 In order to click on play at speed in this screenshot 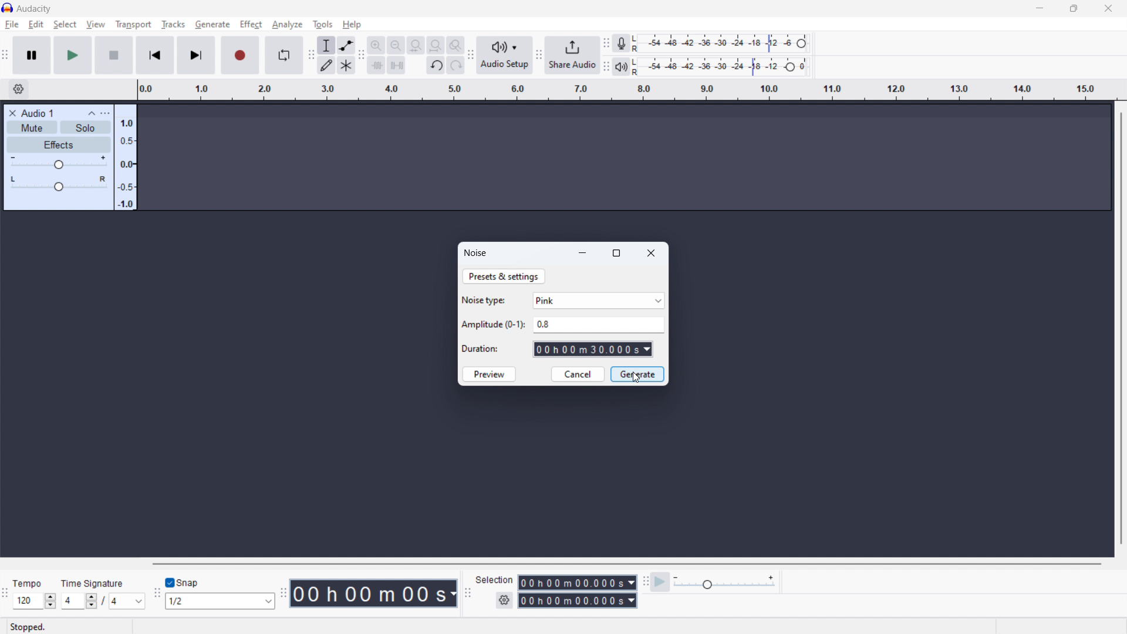, I will do `click(660, 582)`.